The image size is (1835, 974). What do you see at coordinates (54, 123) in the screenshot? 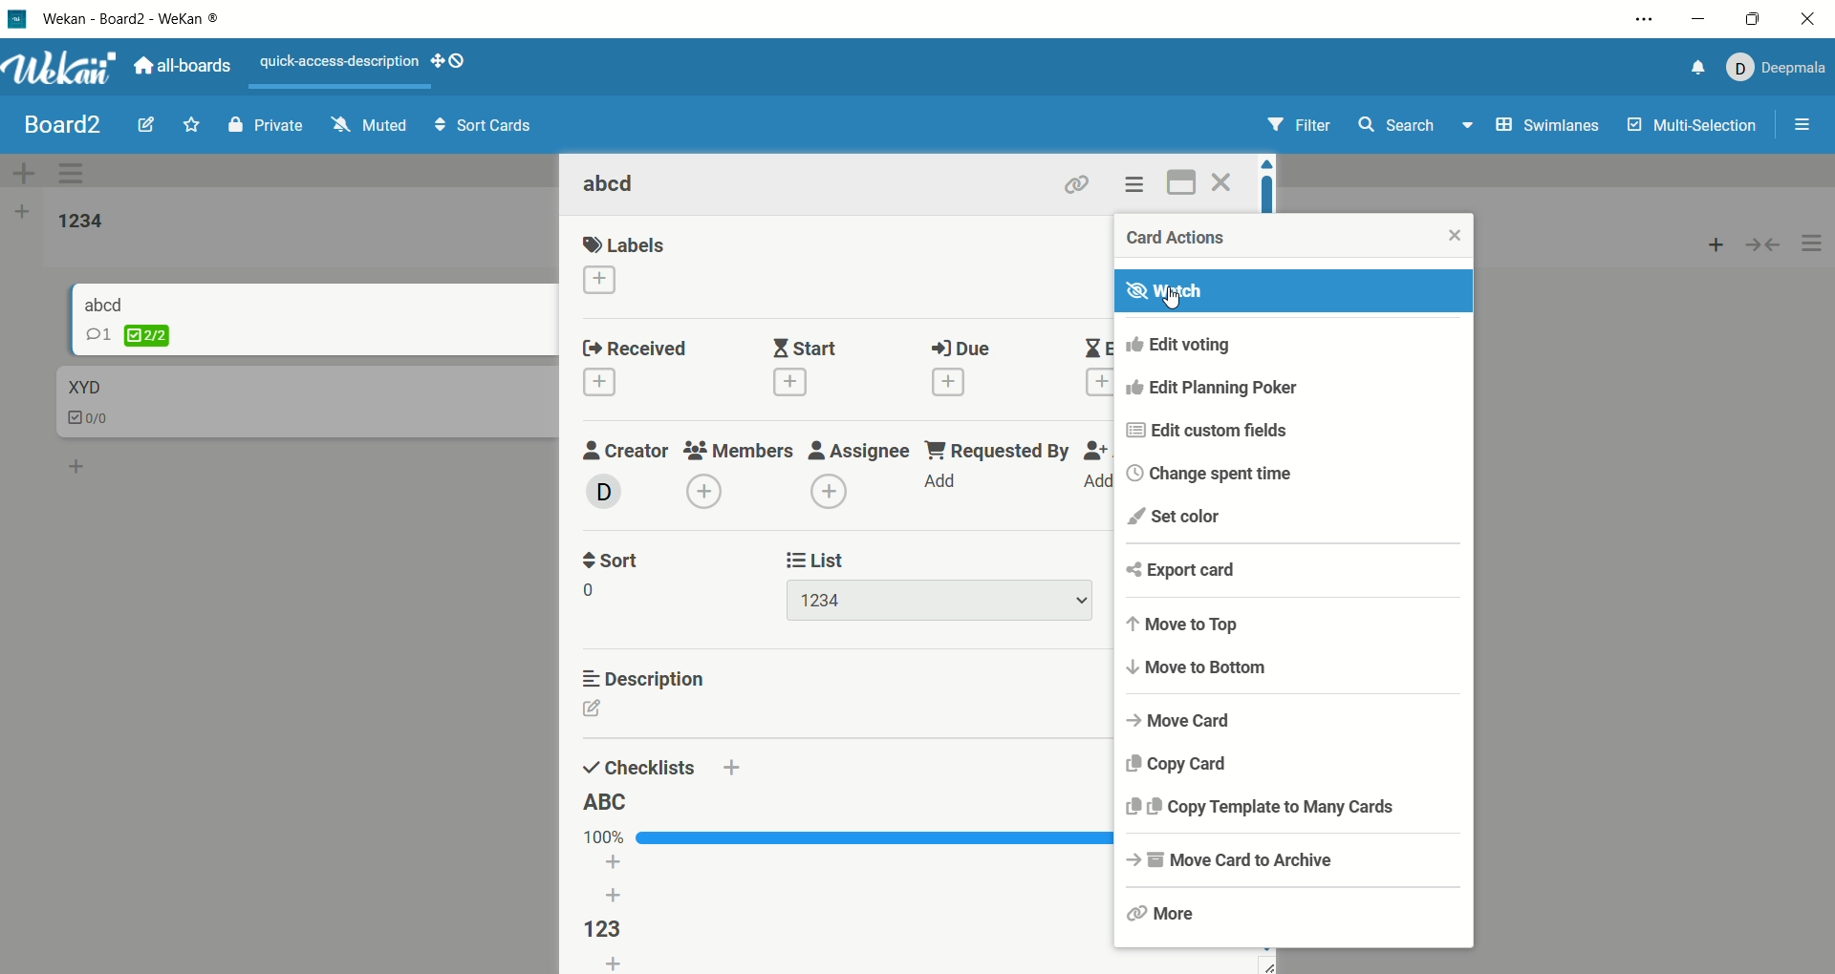
I see `board title` at bounding box center [54, 123].